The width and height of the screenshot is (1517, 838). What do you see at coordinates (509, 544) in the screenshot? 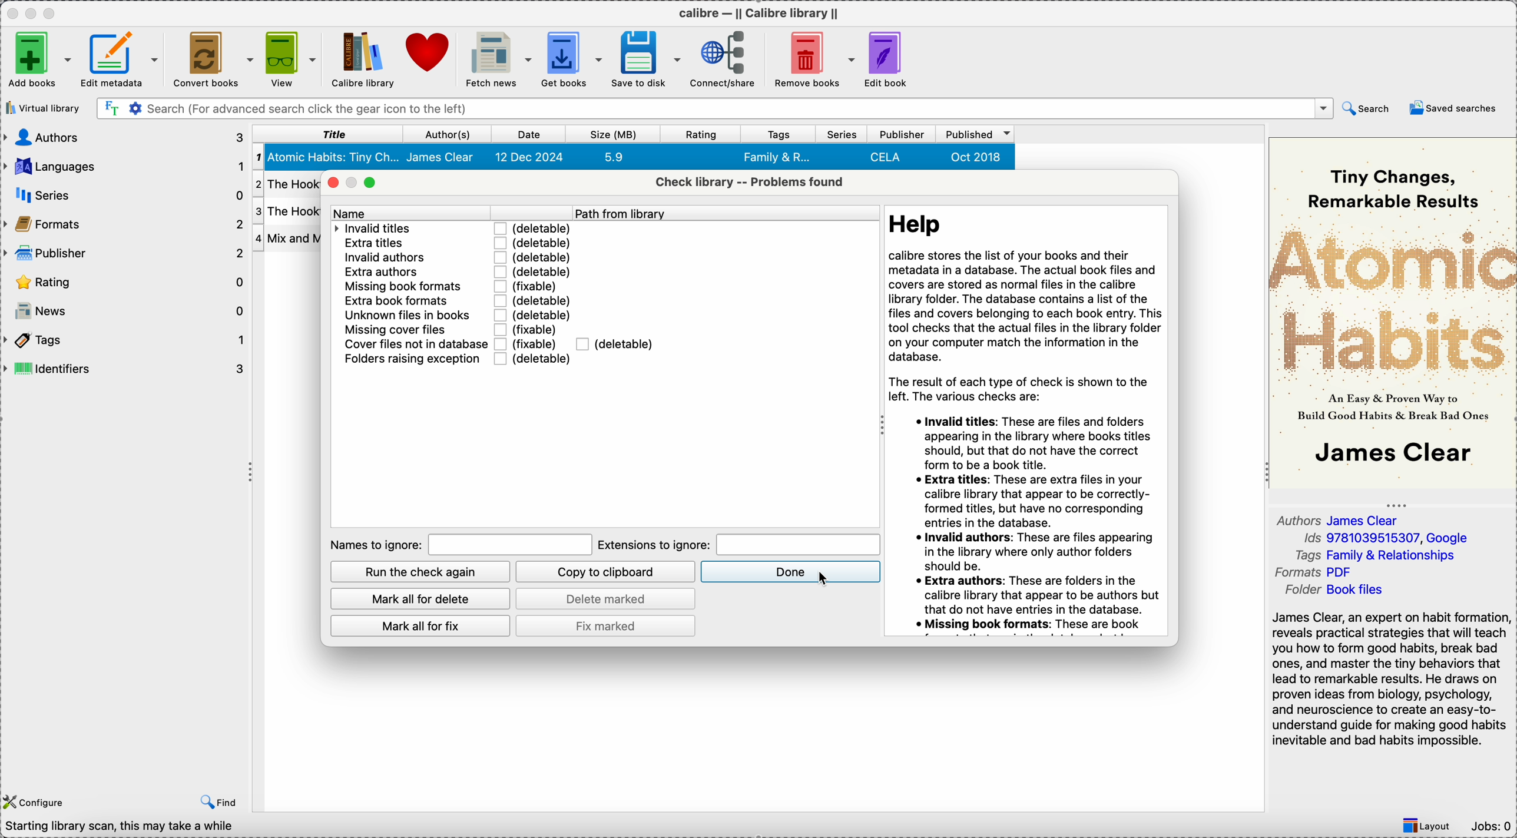
I see `add names to ignore` at bounding box center [509, 544].